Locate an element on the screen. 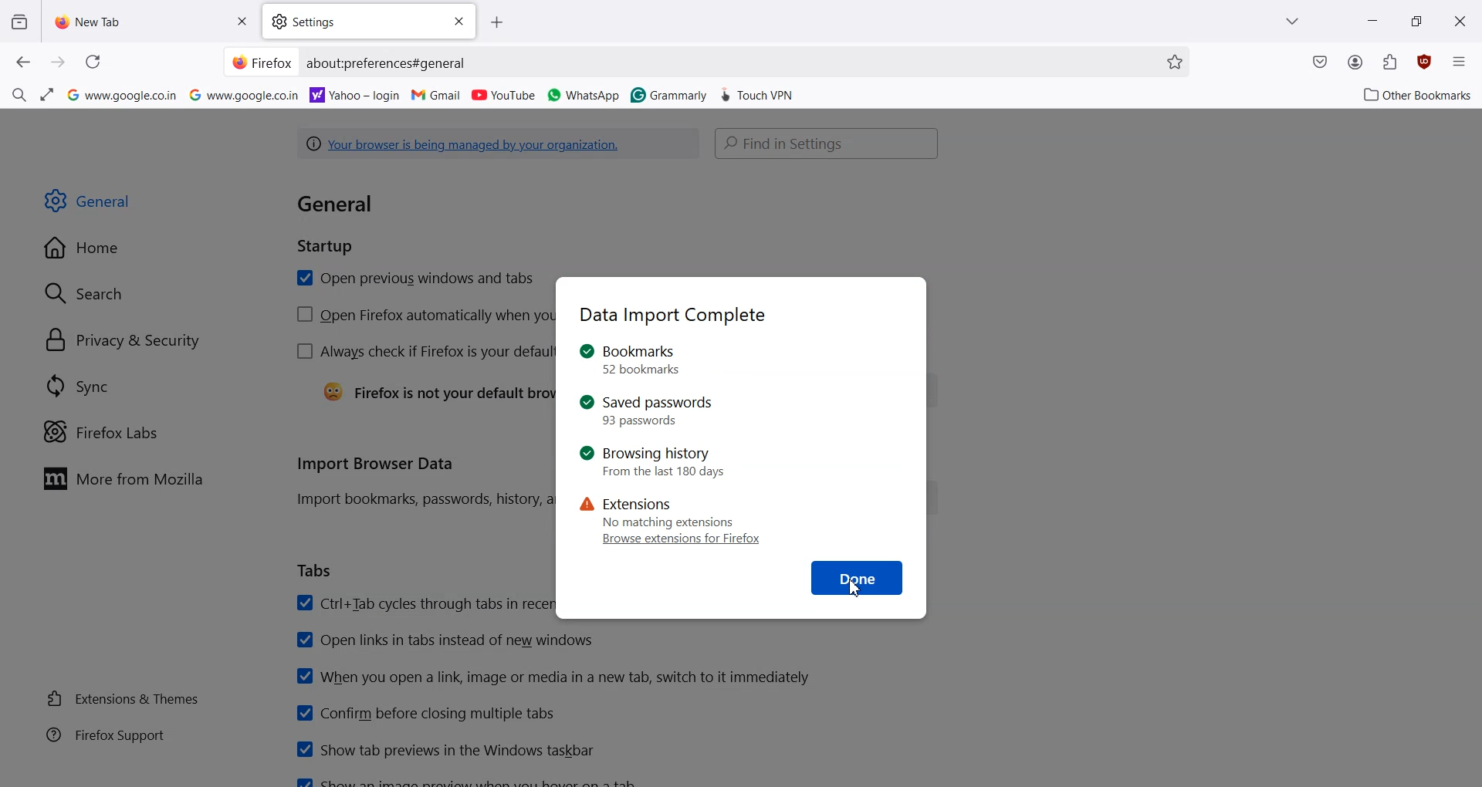 The width and height of the screenshot is (1482, 787). Saved Passwords is located at coordinates (647, 410).